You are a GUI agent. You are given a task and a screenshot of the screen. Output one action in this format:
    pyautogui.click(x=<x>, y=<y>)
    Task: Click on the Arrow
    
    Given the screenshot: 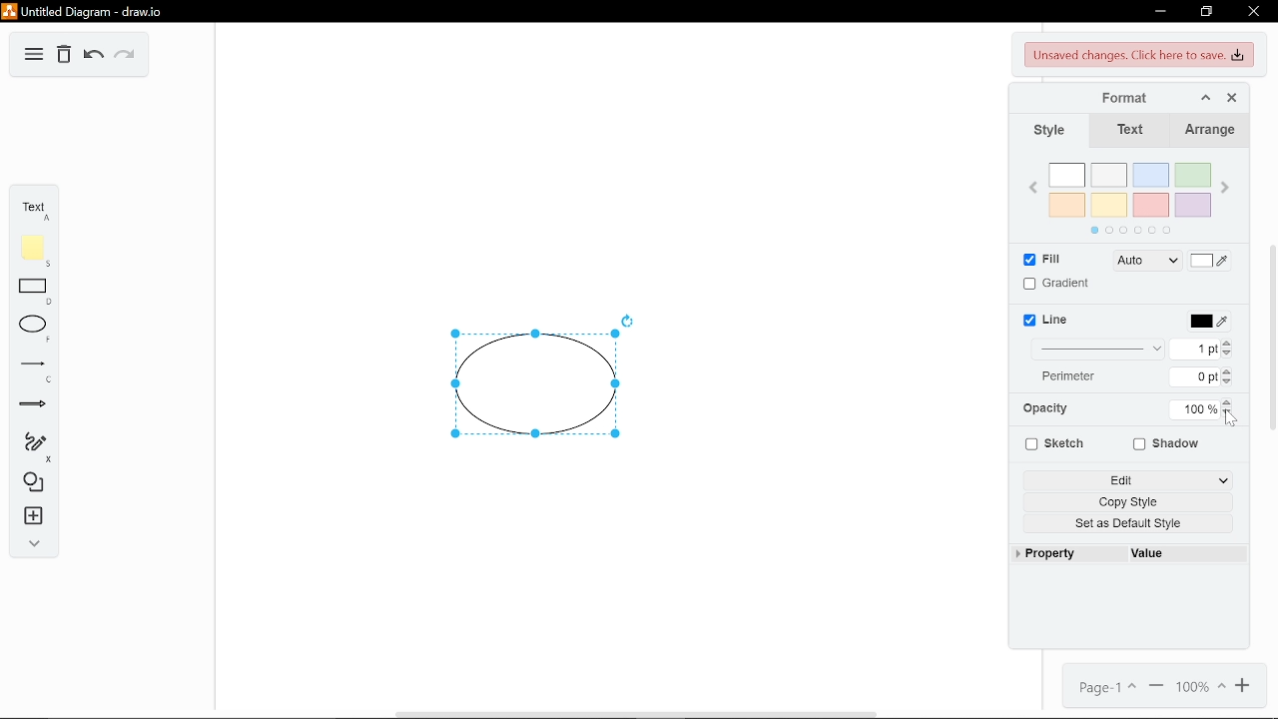 What is the action you would take?
    pyautogui.click(x=33, y=401)
    